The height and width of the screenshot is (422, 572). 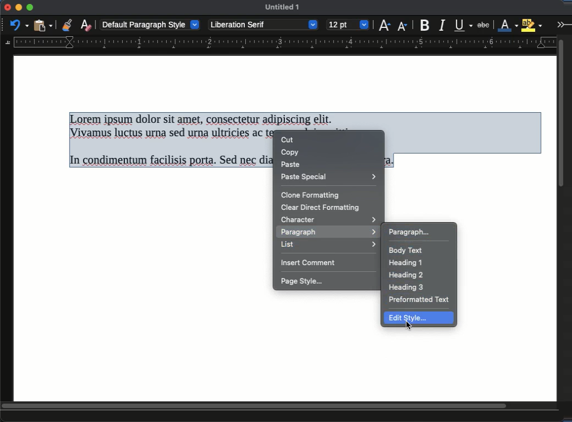 What do you see at coordinates (264, 25) in the screenshot?
I see `Liberation serif - font` at bounding box center [264, 25].